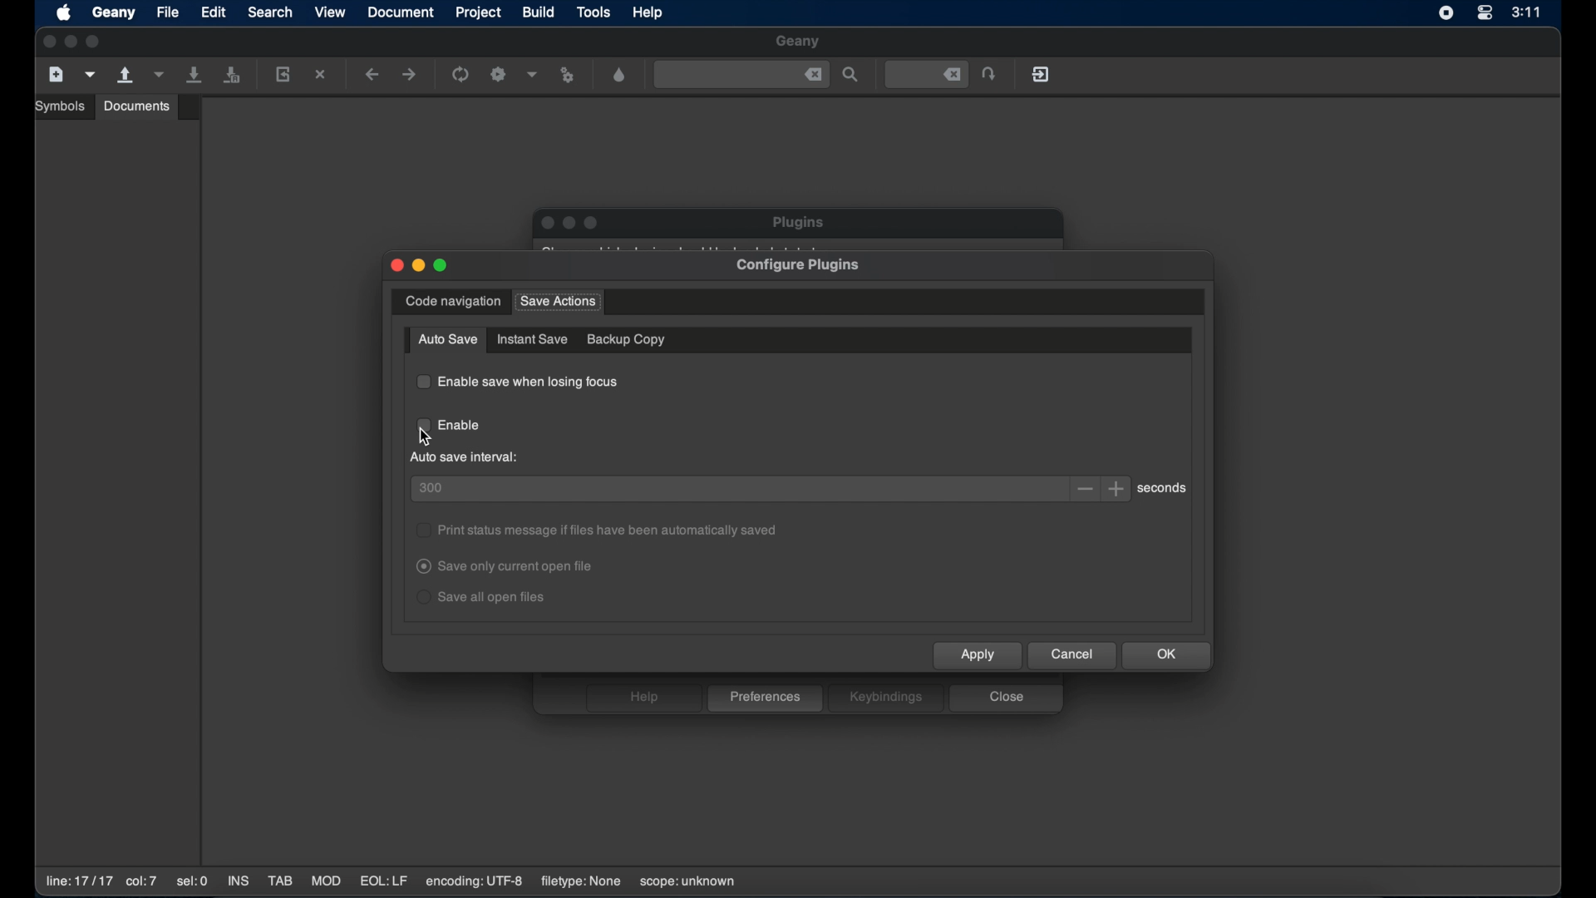 This screenshot has width=1596, height=898. Describe the element at coordinates (466, 457) in the screenshot. I see `auto save interval:` at that location.